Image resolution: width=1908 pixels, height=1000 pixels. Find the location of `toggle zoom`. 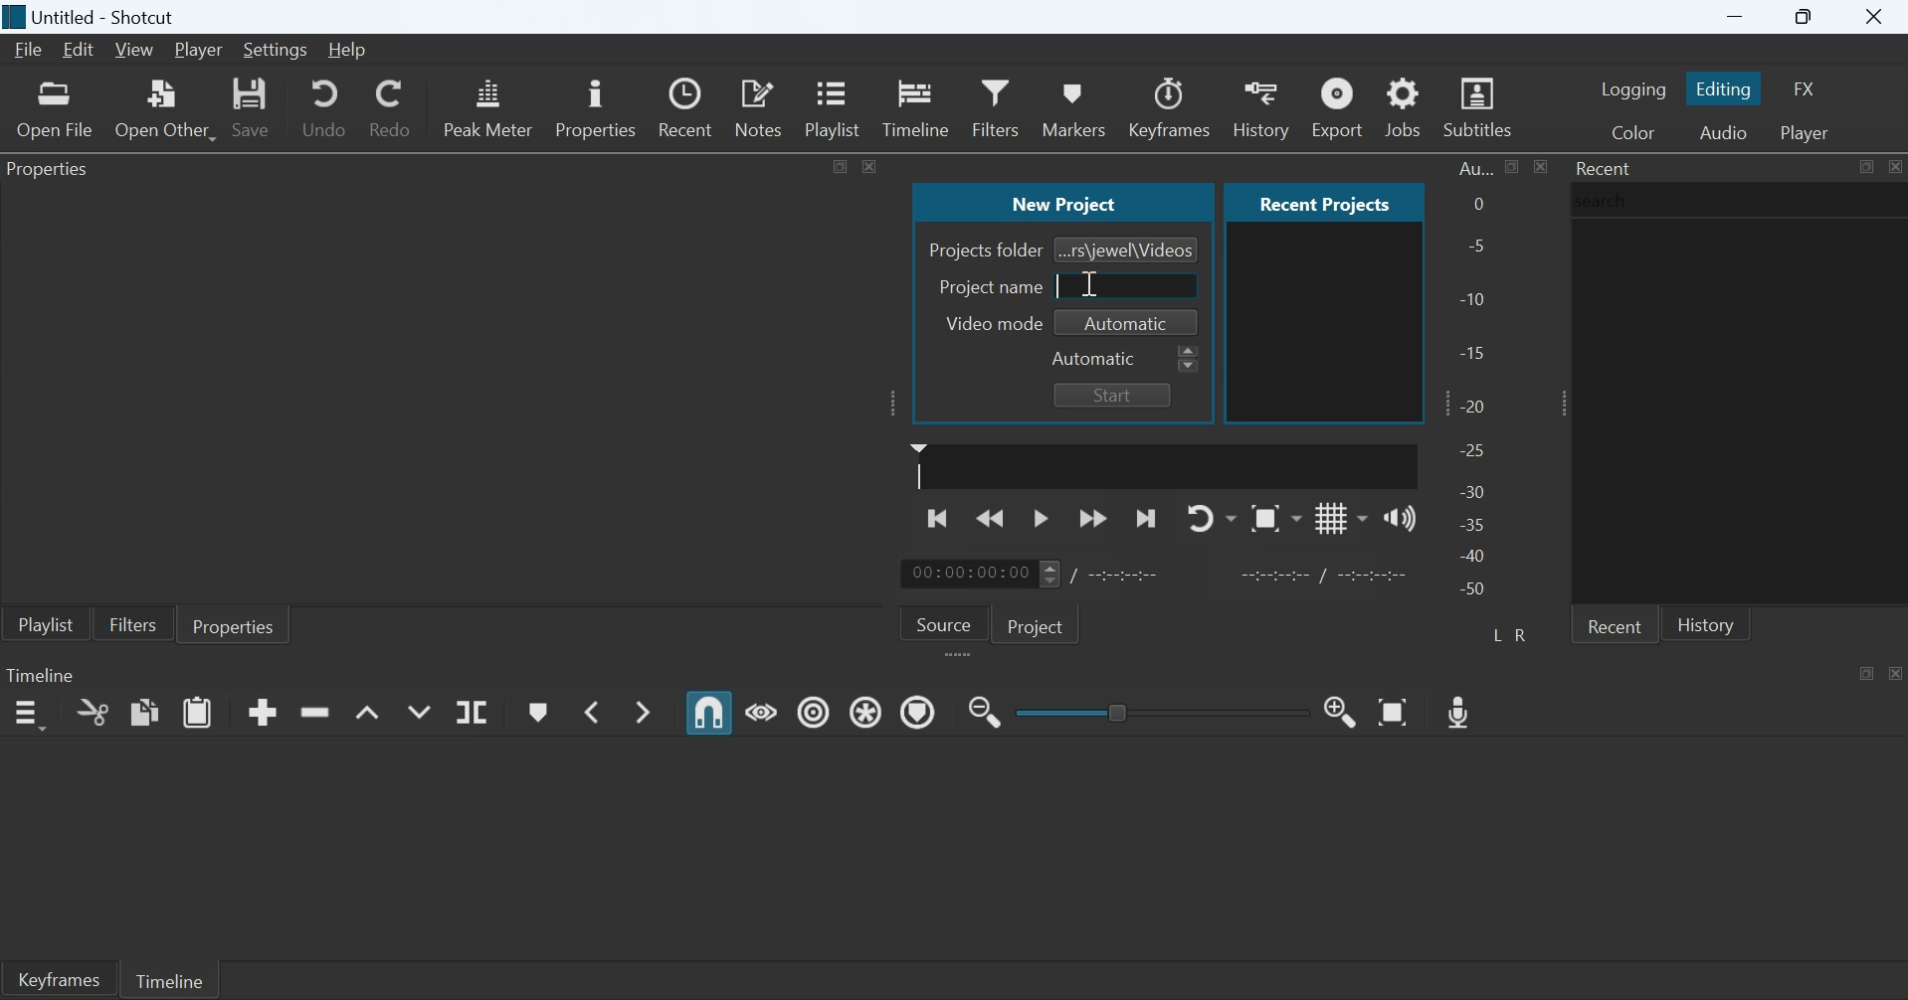

toggle zoom is located at coordinates (1275, 518).